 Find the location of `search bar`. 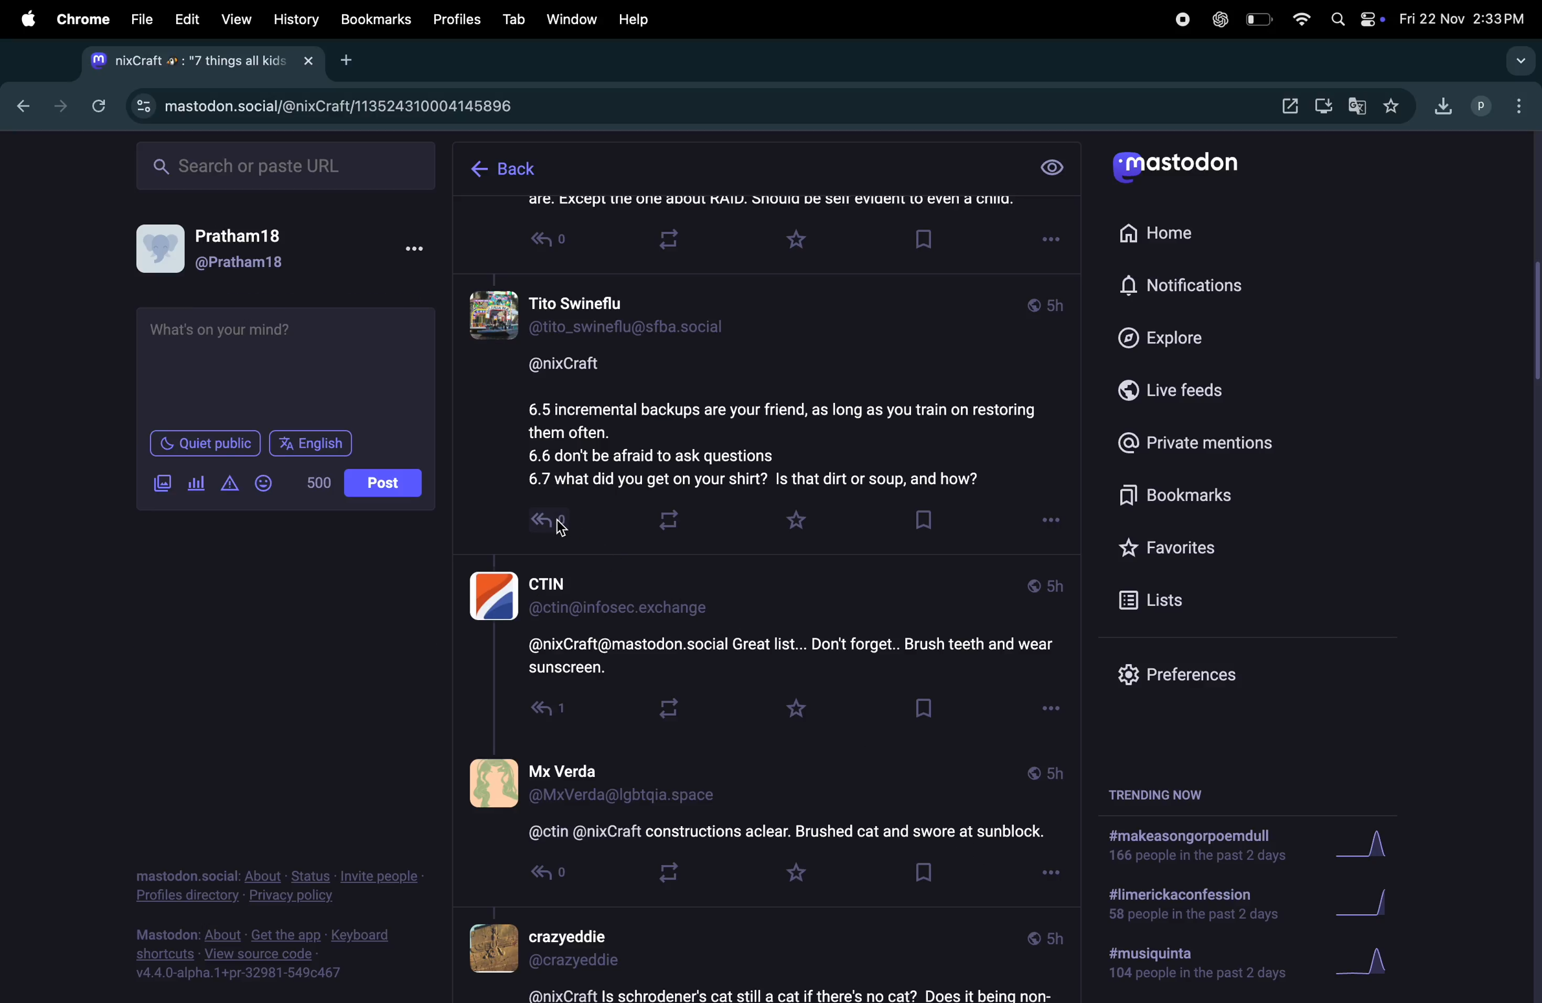

search bar is located at coordinates (1520, 61).